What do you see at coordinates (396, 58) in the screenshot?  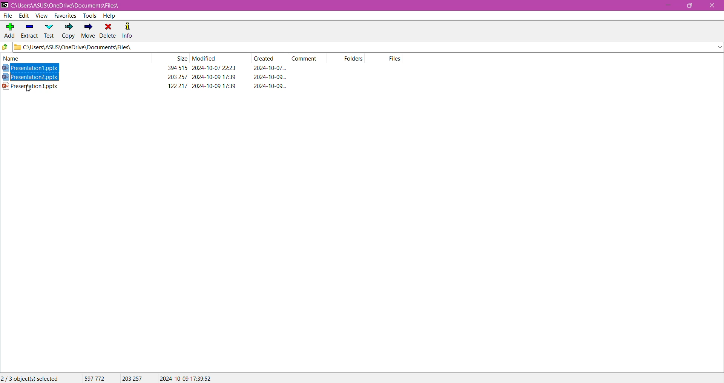 I see `Files` at bounding box center [396, 58].